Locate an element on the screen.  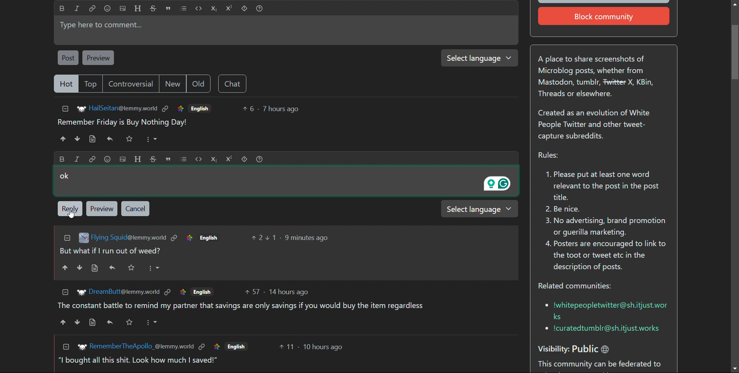
scroll down is located at coordinates (734, 368).